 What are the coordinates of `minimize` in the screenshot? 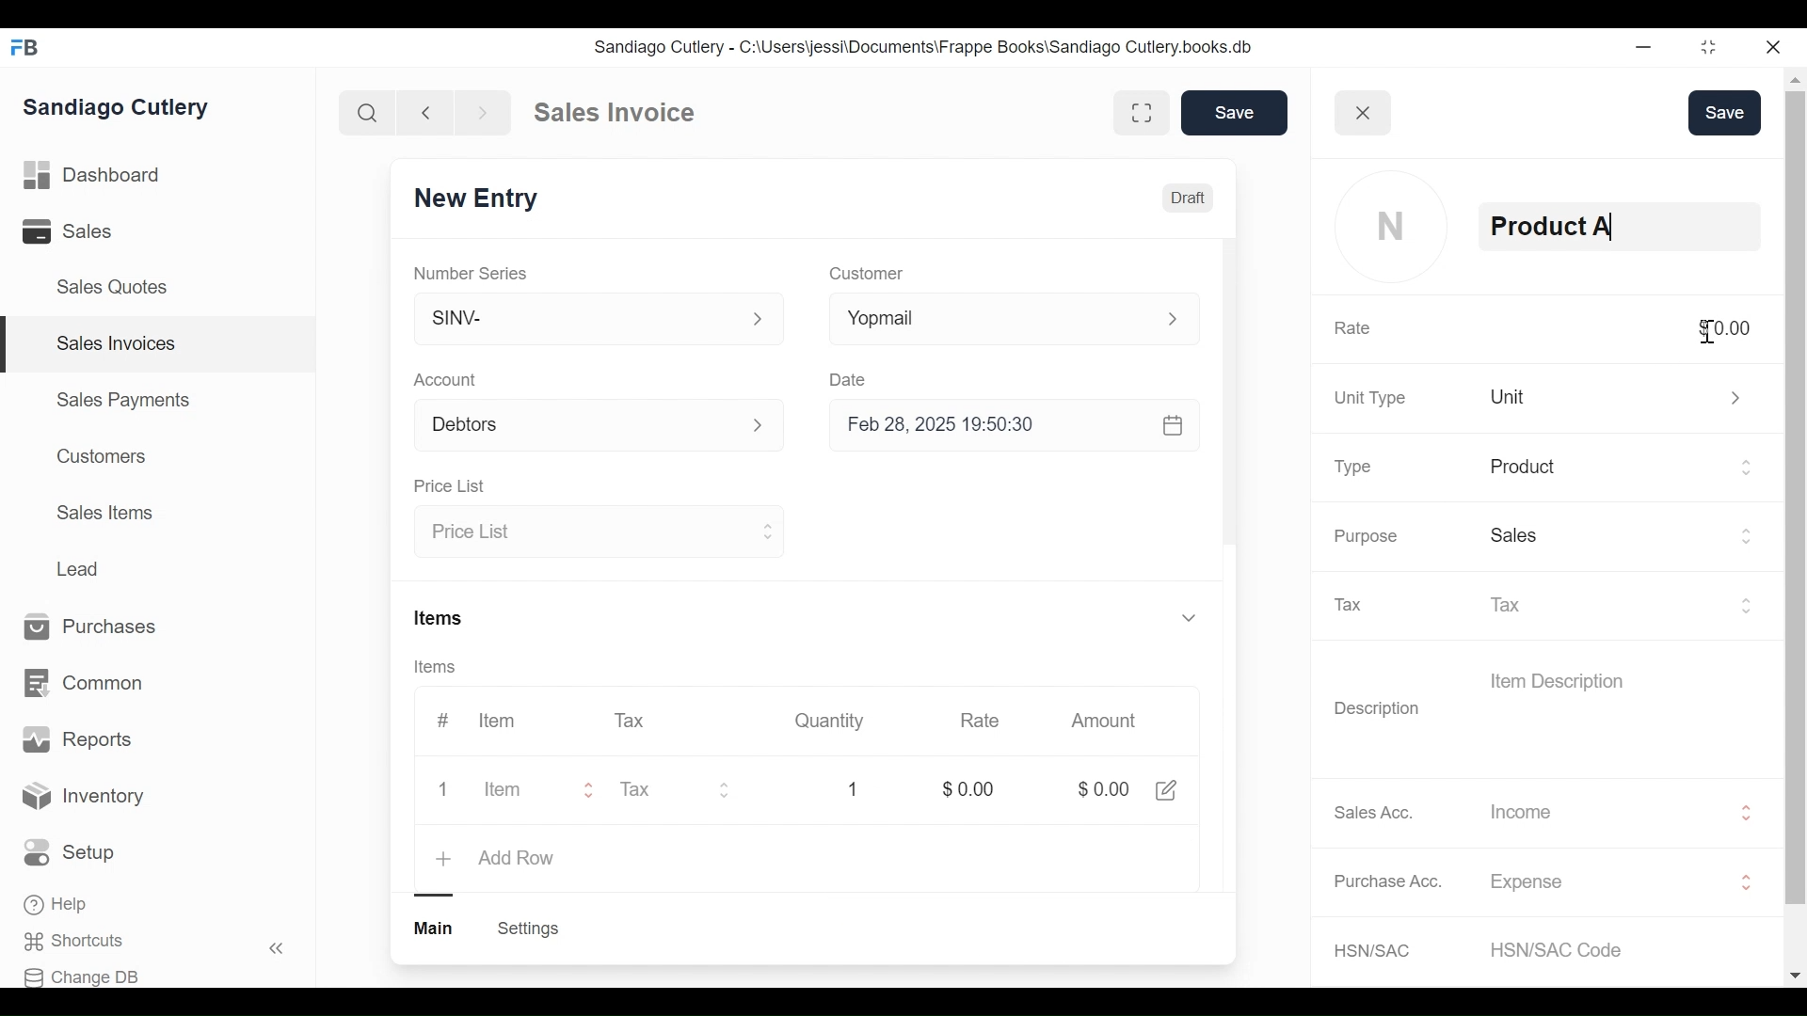 It's located at (1643, 46).